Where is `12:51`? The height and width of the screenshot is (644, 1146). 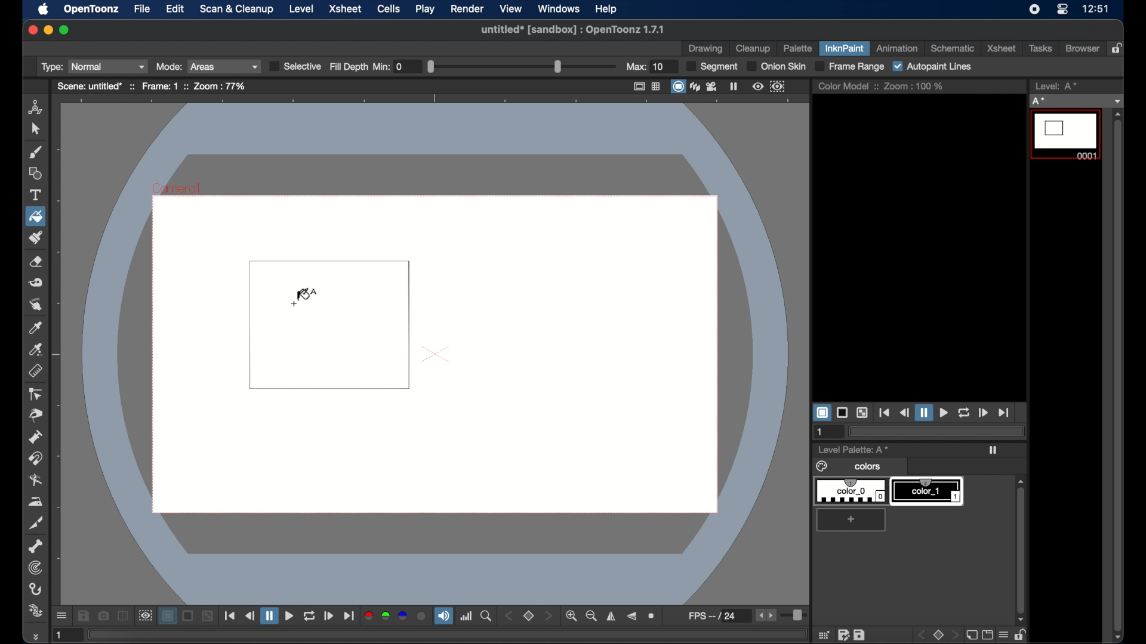
12:51 is located at coordinates (1097, 9).